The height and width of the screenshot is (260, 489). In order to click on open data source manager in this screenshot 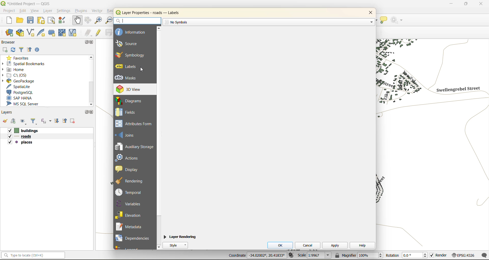, I will do `click(8, 33)`.